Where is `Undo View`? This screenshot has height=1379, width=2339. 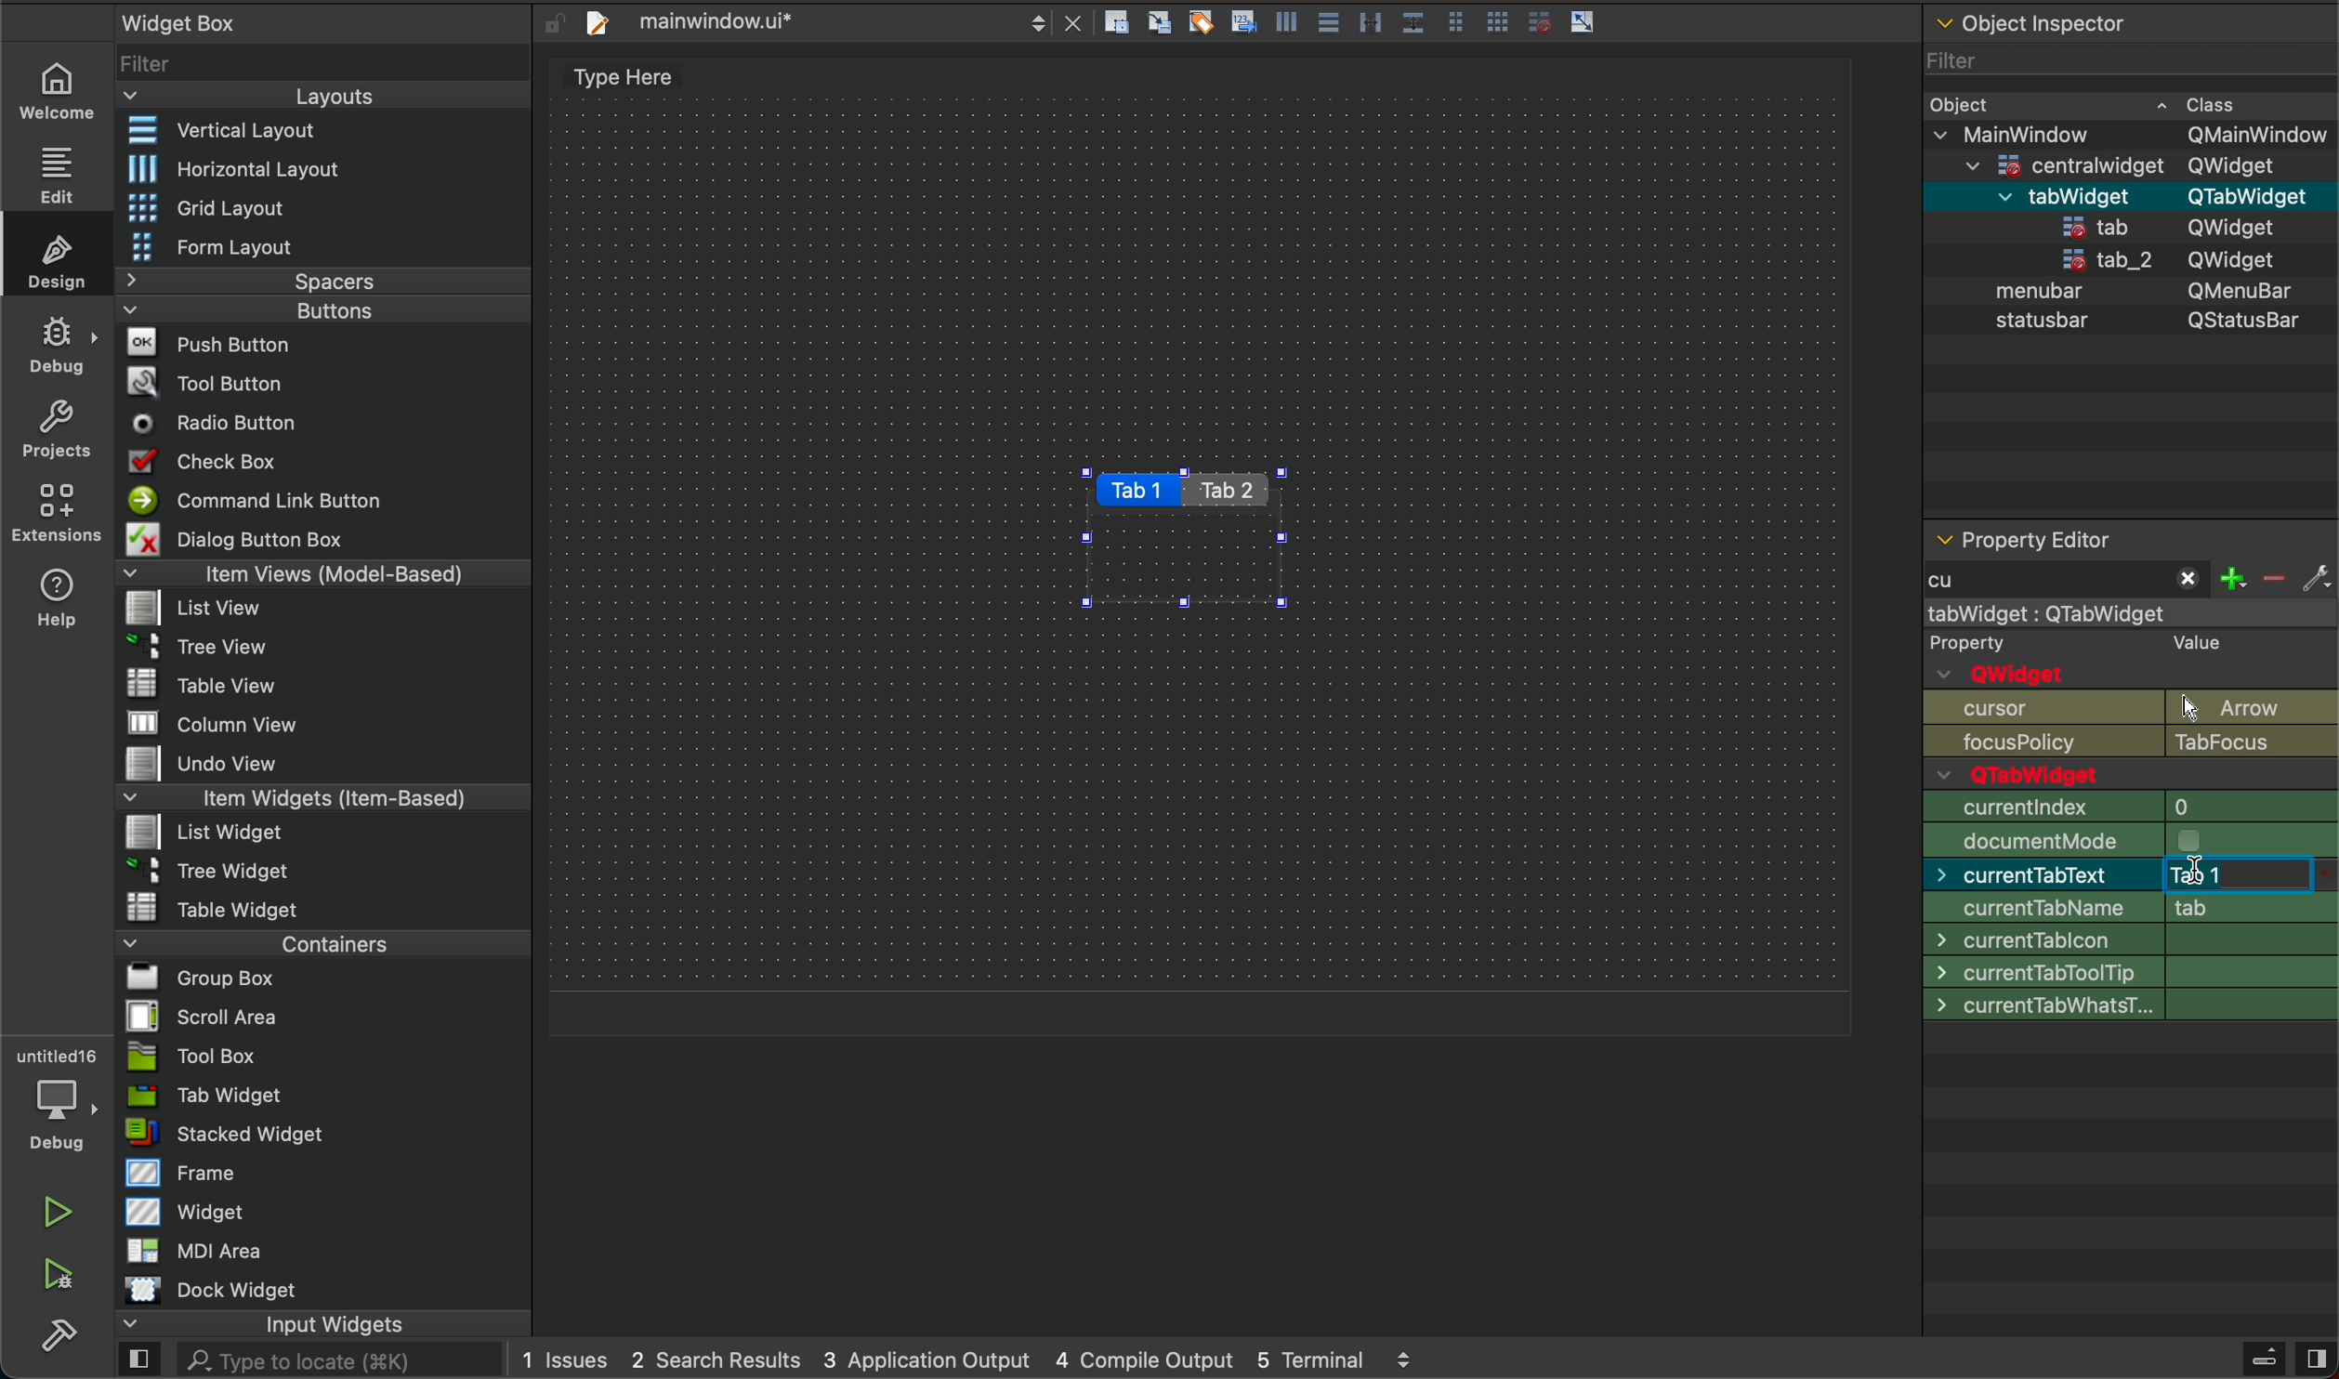 Undo View is located at coordinates (192, 766).